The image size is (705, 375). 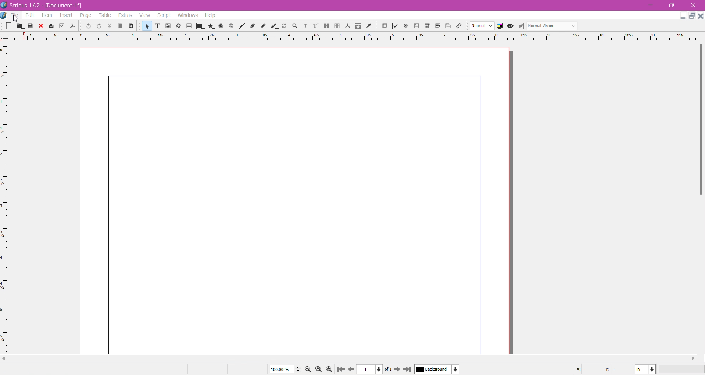 I want to click on bezier curve, so click(x=253, y=26).